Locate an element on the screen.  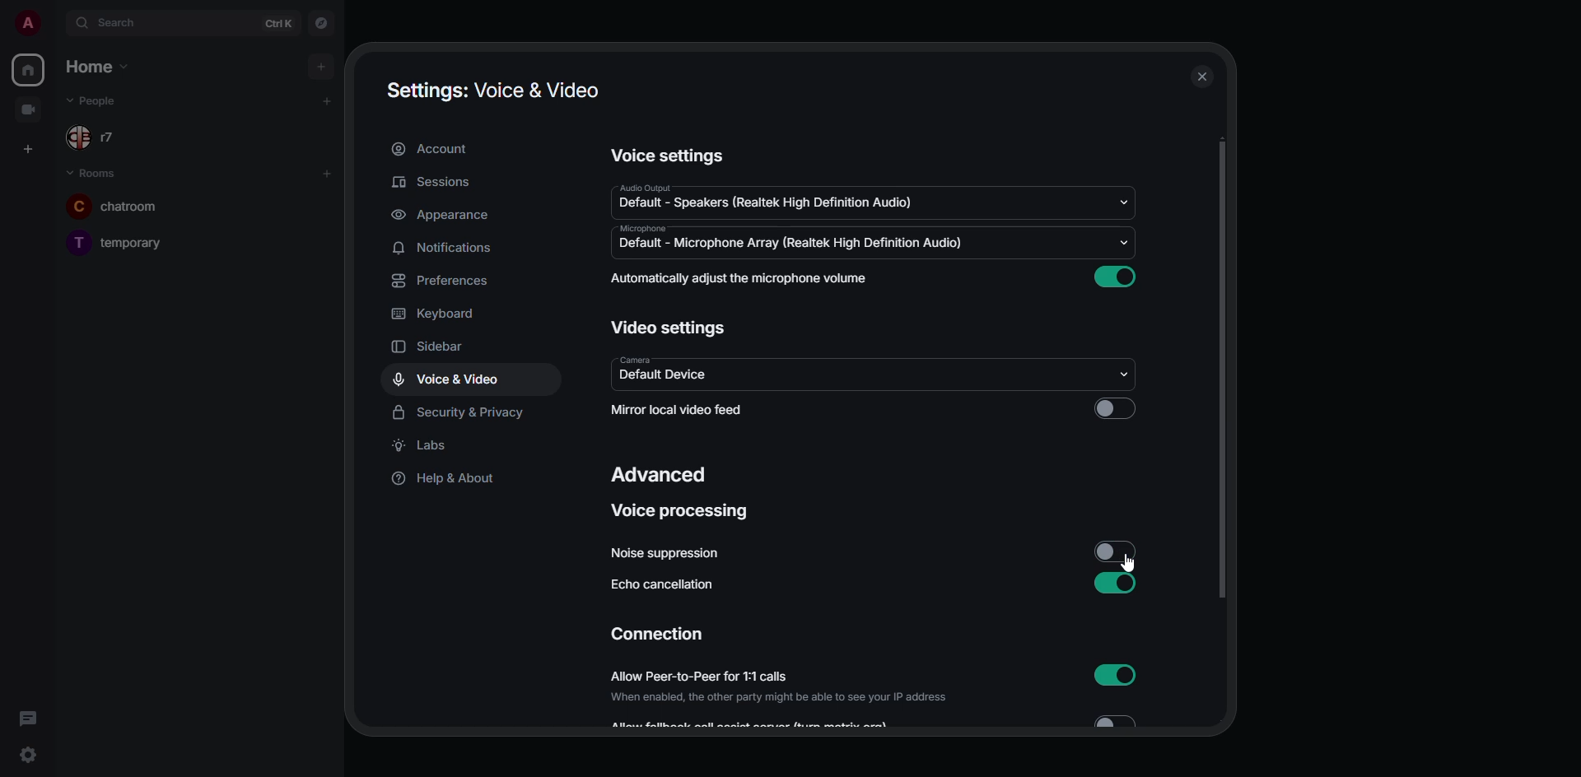
default is located at coordinates (791, 244).